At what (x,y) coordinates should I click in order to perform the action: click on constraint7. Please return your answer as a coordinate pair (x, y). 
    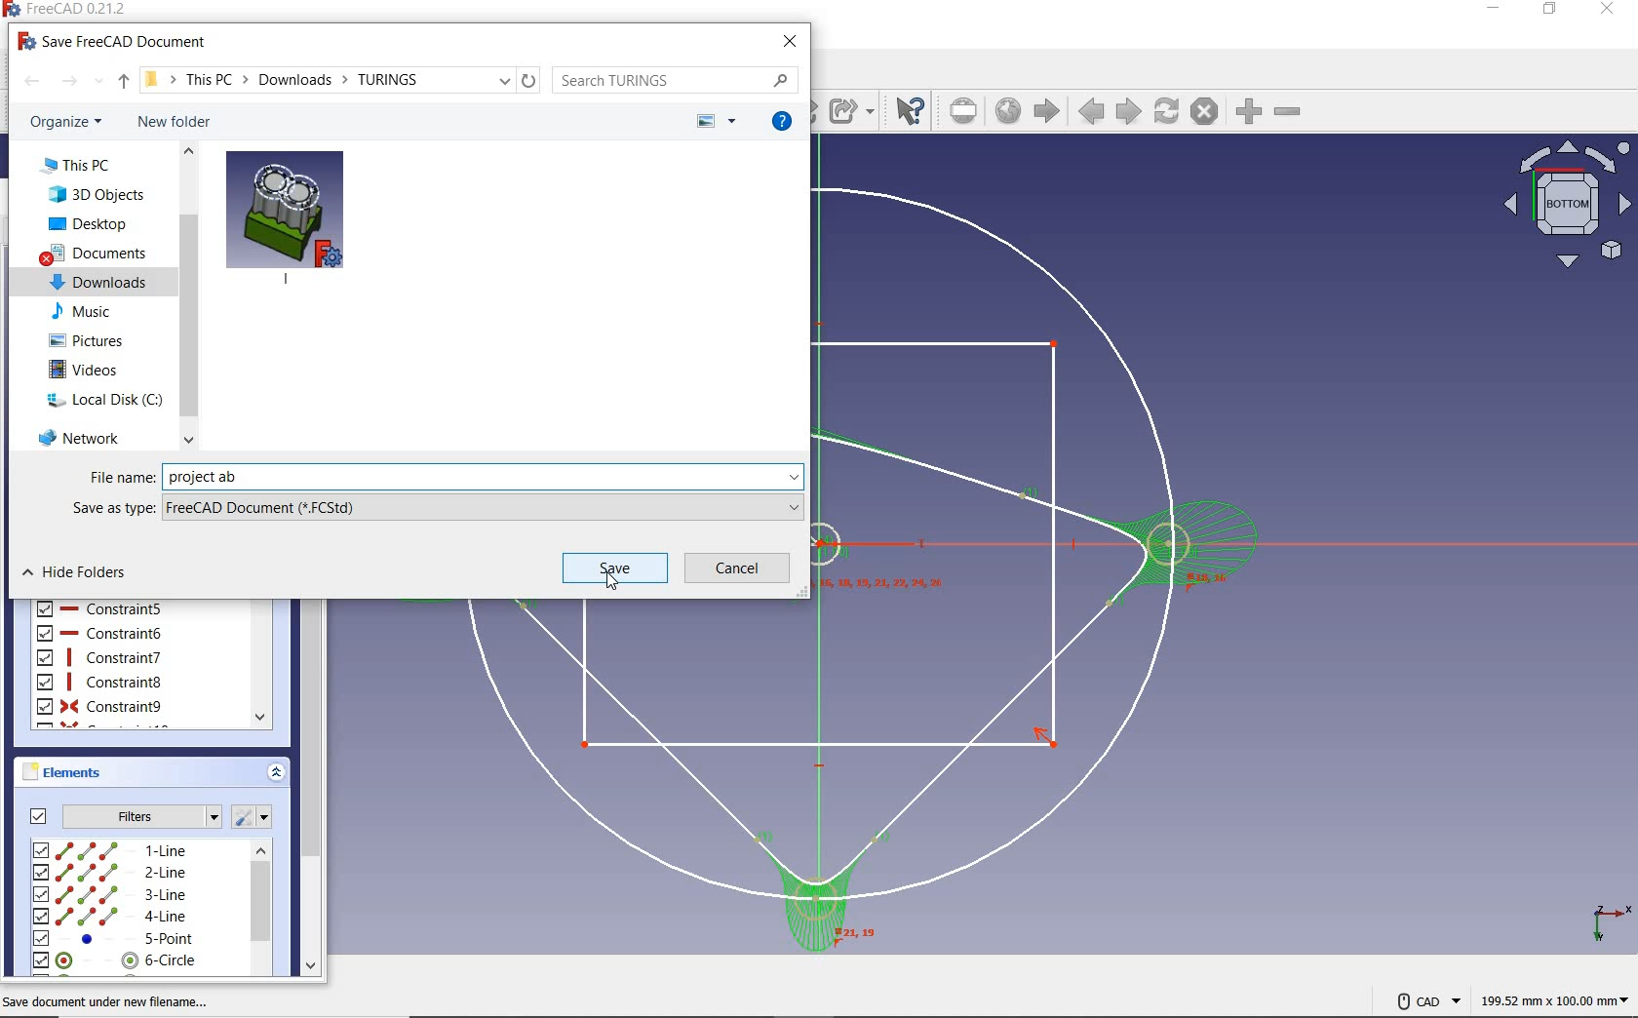
    Looking at the image, I should click on (98, 657).